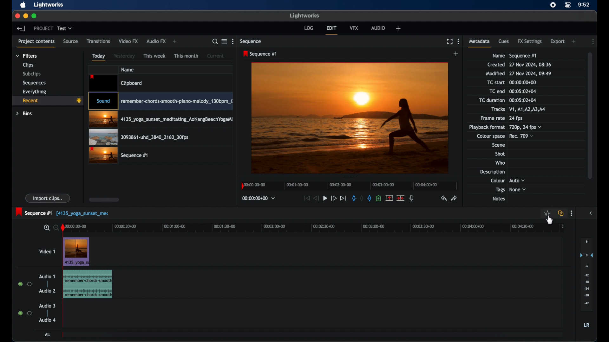 The image size is (609, 342). Describe the element at coordinates (586, 325) in the screenshot. I see `lr` at that location.